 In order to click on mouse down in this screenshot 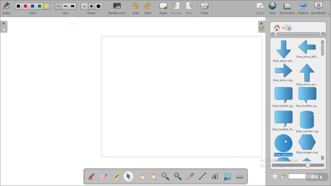, I will do `click(285, 142)`.